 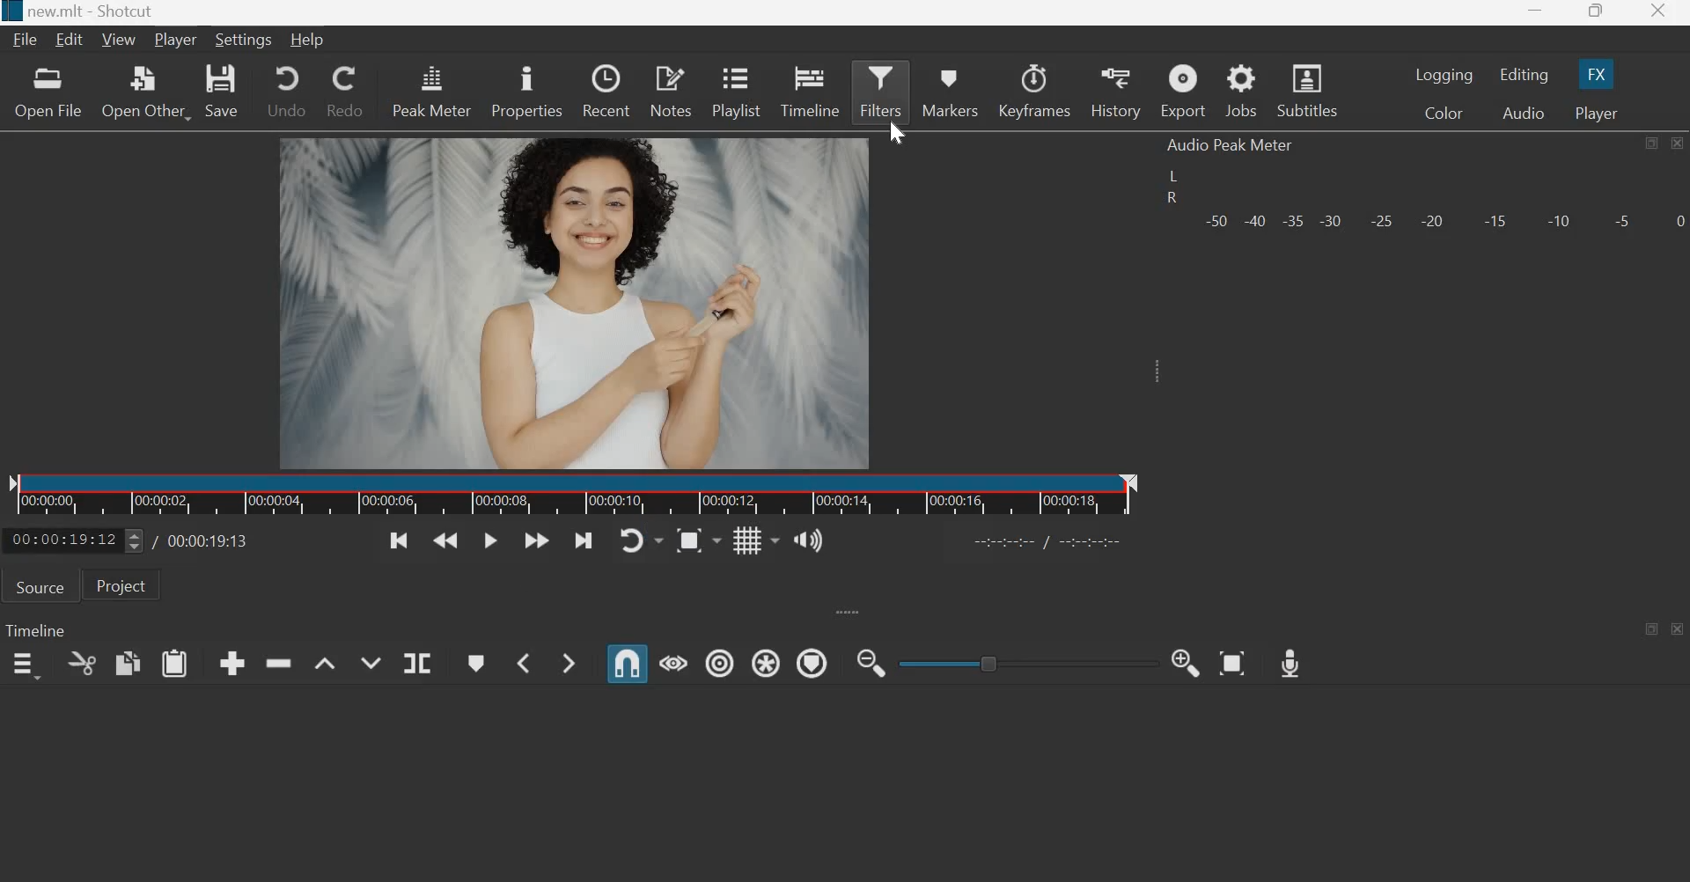 What do you see at coordinates (1594, 113) in the screenshot?
I see `Player` at bounding box center [1594, 113].